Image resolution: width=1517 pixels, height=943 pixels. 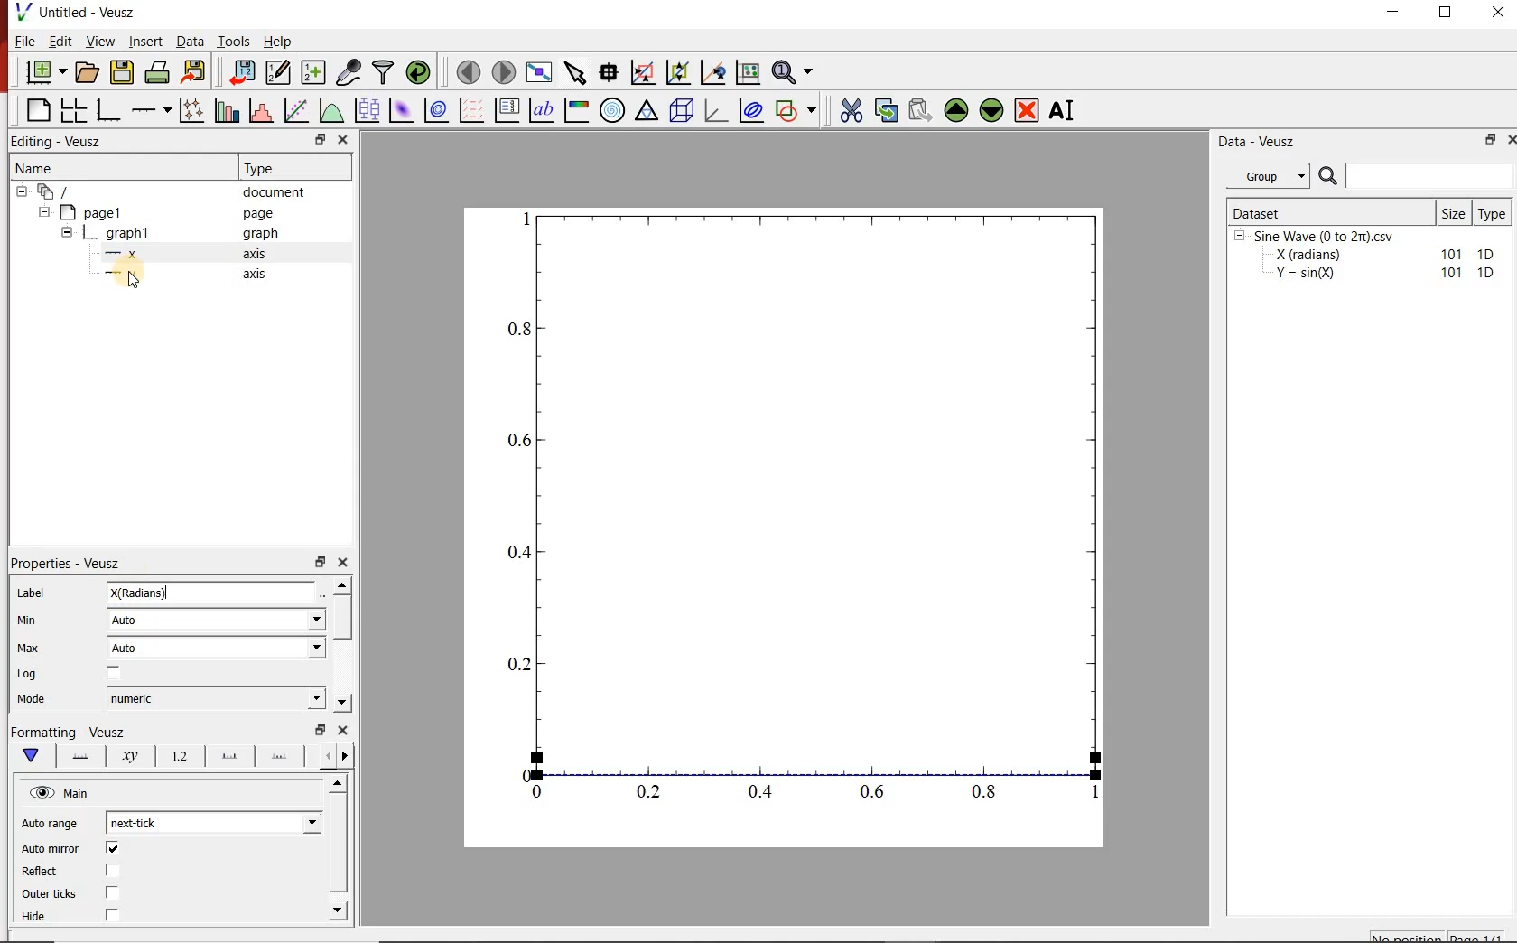 What do you see at coordinates (114, 882) in the screenshot?
I see `Checkboxes` at bounding box center [114, 882].